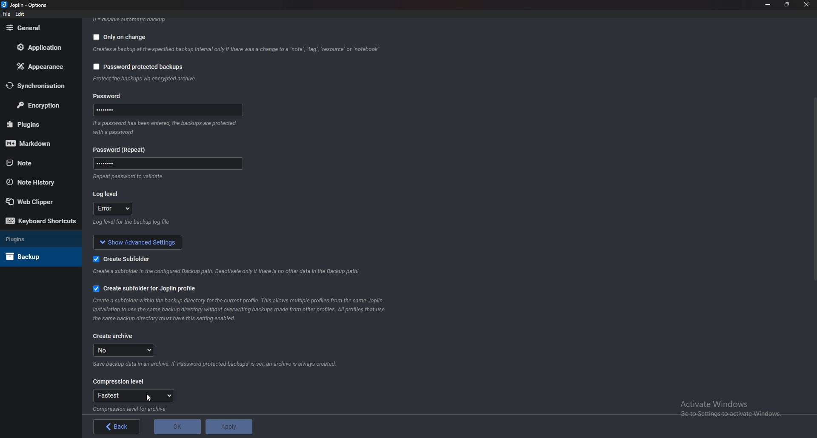  What do you see at coordinates (107, 194) in the screenshot?
I see `Log level` at bounding box center [107, 194].